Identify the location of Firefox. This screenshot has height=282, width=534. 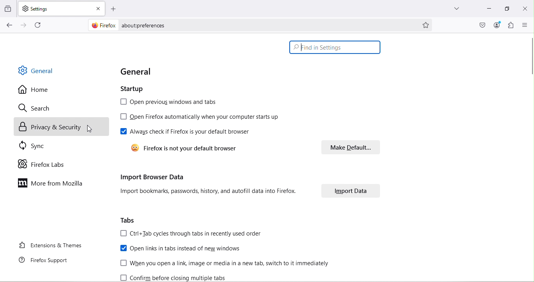
(102, 26).